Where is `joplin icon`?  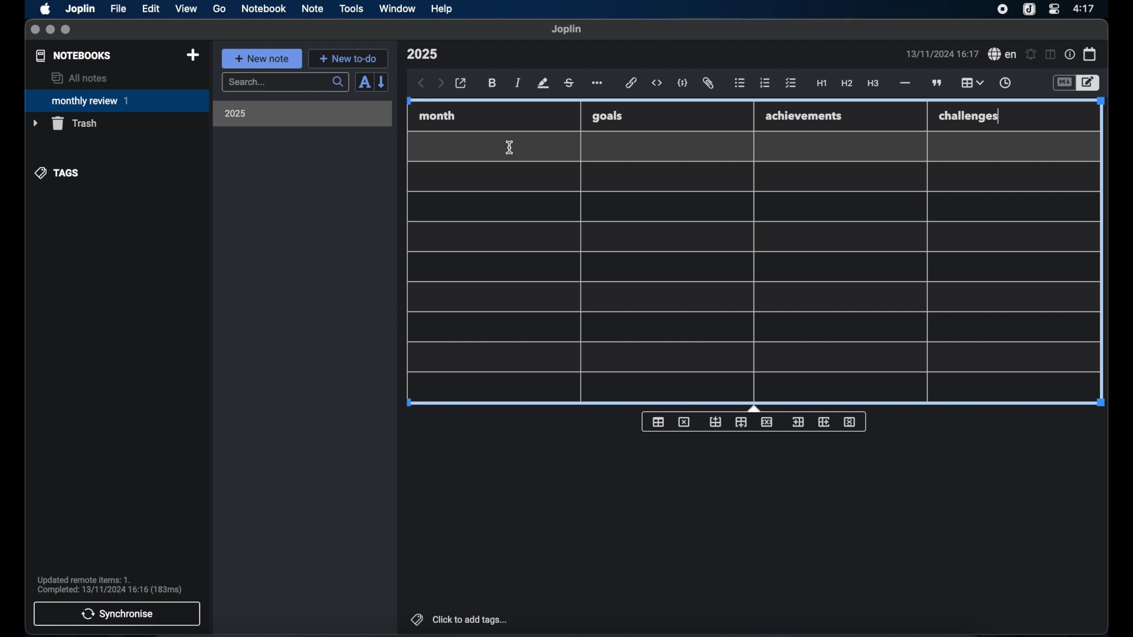
joplin icon is located at coordinates (1028, 10).